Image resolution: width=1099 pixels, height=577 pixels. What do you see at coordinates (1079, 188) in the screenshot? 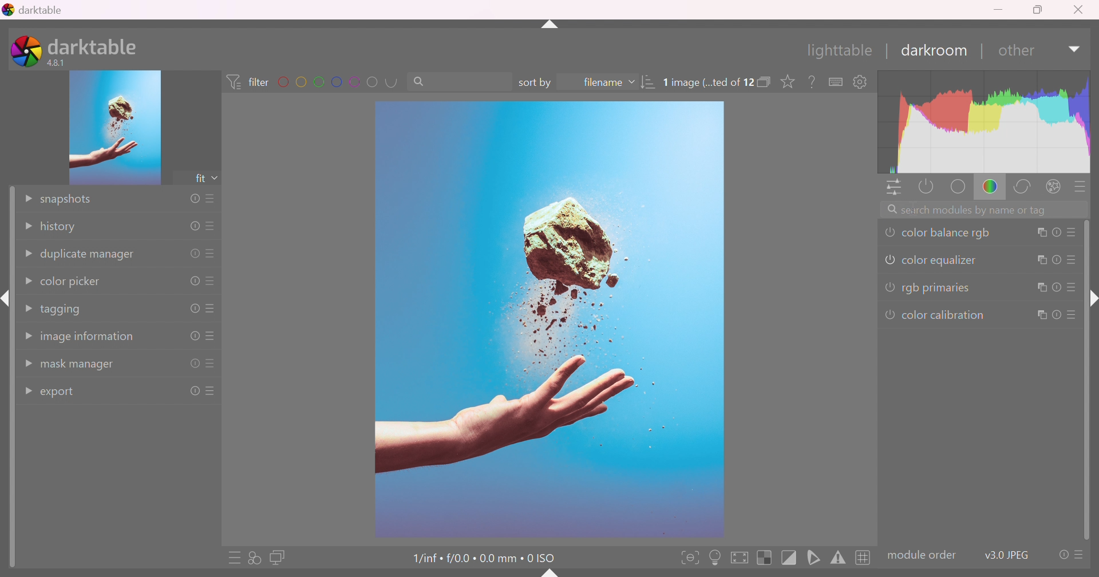
I see `presets` at bounding box center [1079, 188].